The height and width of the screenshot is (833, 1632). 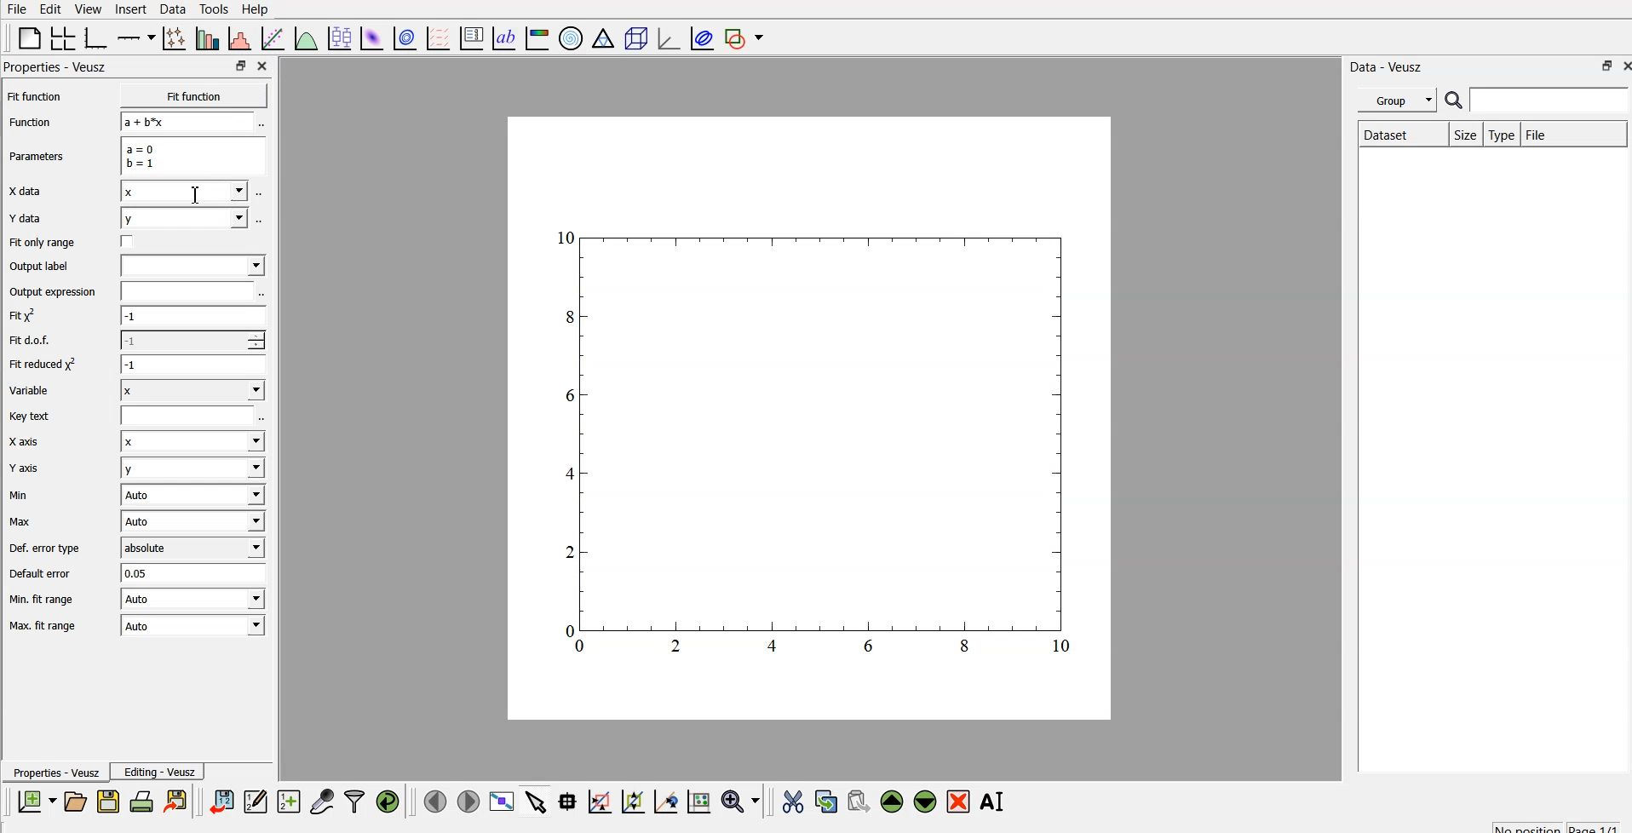 What do you see at coordinates (925, 801) in the screenshot?
I see `move down the selected widget` at bounding box center [925, 801].